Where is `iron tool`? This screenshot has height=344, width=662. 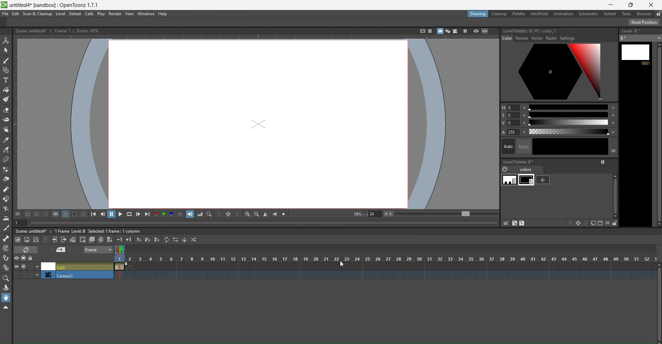
iron tool is located at coordinates (6, 219).